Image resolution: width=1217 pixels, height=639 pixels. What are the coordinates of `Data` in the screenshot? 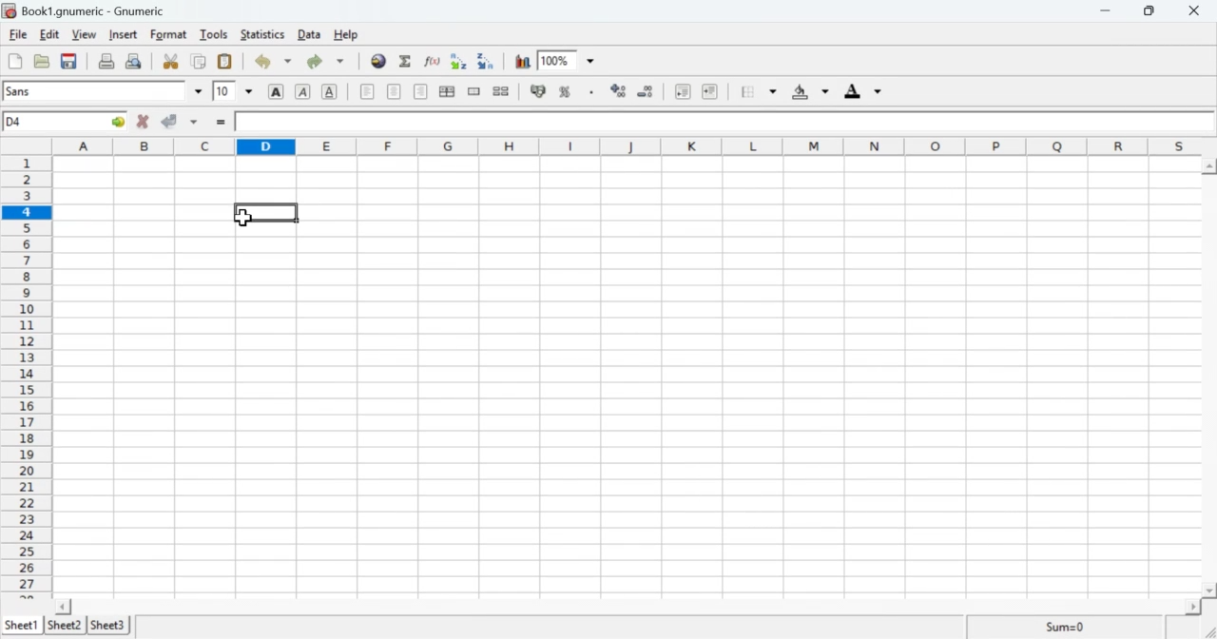 It's located at (311, 35).